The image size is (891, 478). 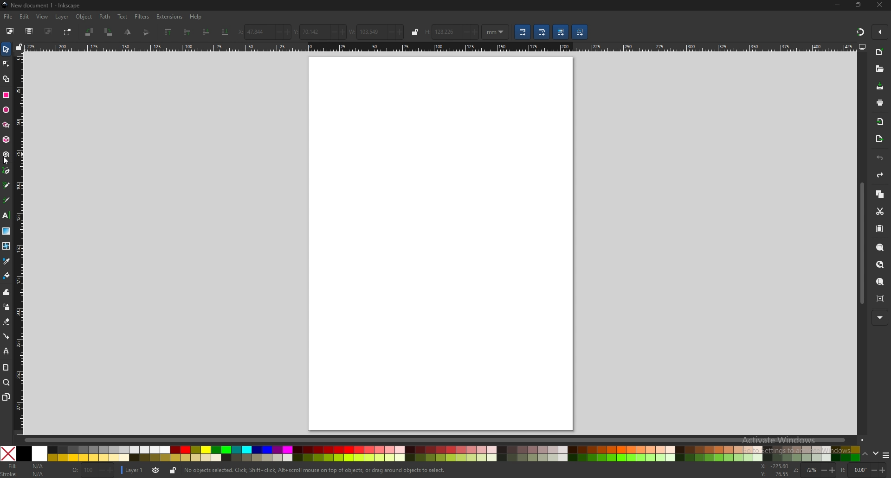 What do you see at coordinates (6, 308) in the screenshot?
I see `spray` at bounding box center [6, 308].